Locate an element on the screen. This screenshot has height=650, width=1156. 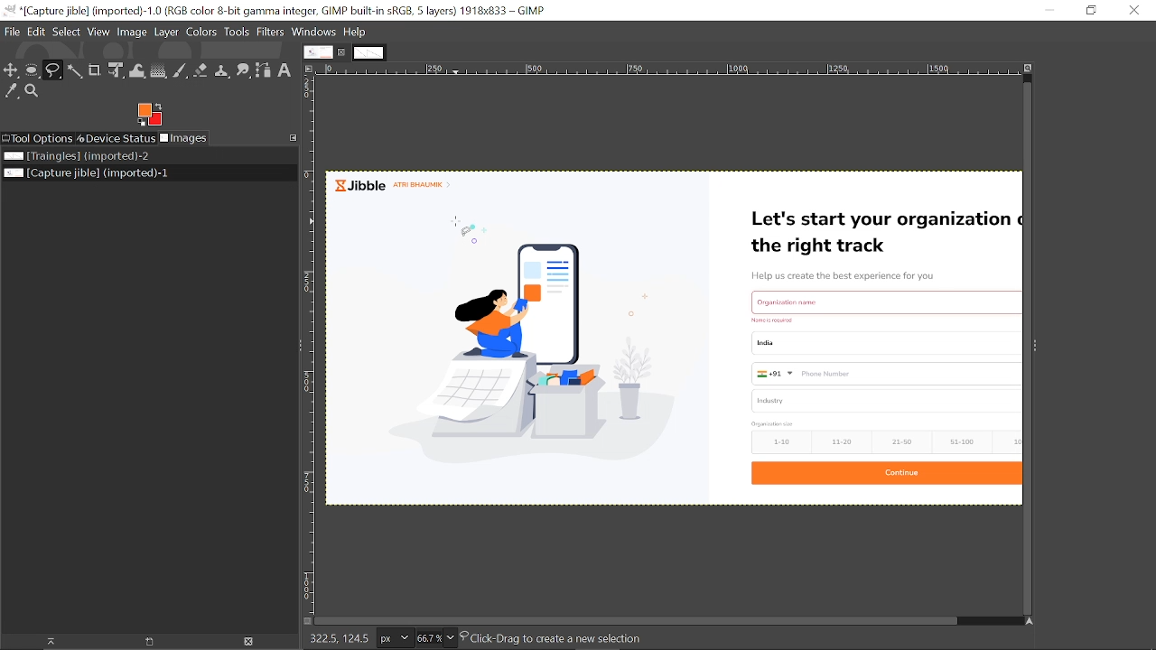
Crop tool is located at coordinates (95, 70).